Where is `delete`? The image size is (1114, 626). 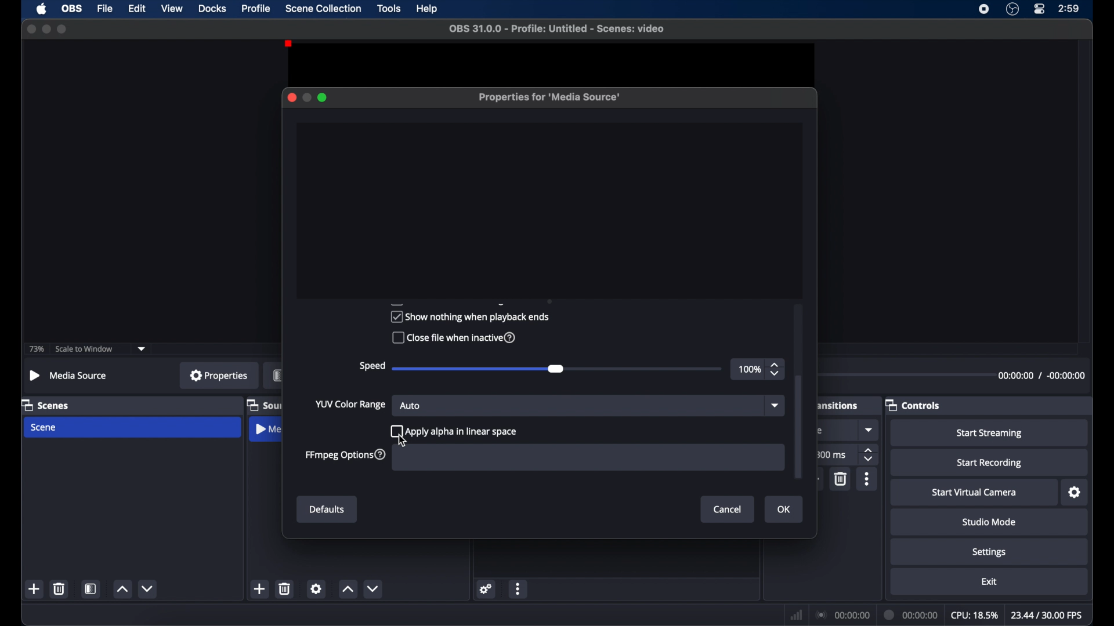
delete is located at coordinates (841, 479).